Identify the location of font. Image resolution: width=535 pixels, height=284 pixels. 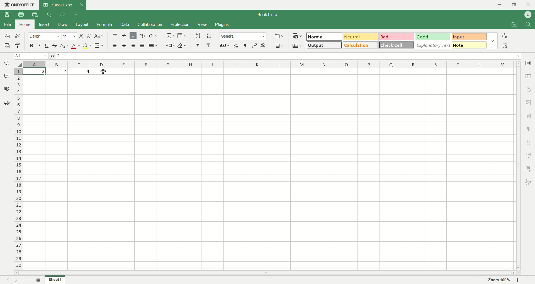
(44, 36).